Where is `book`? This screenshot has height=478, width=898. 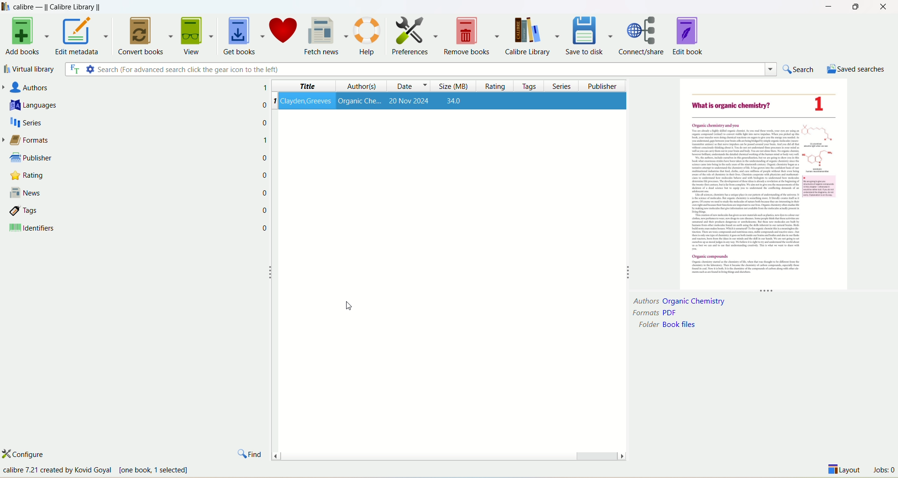
book is located at coordinates (452, 102).